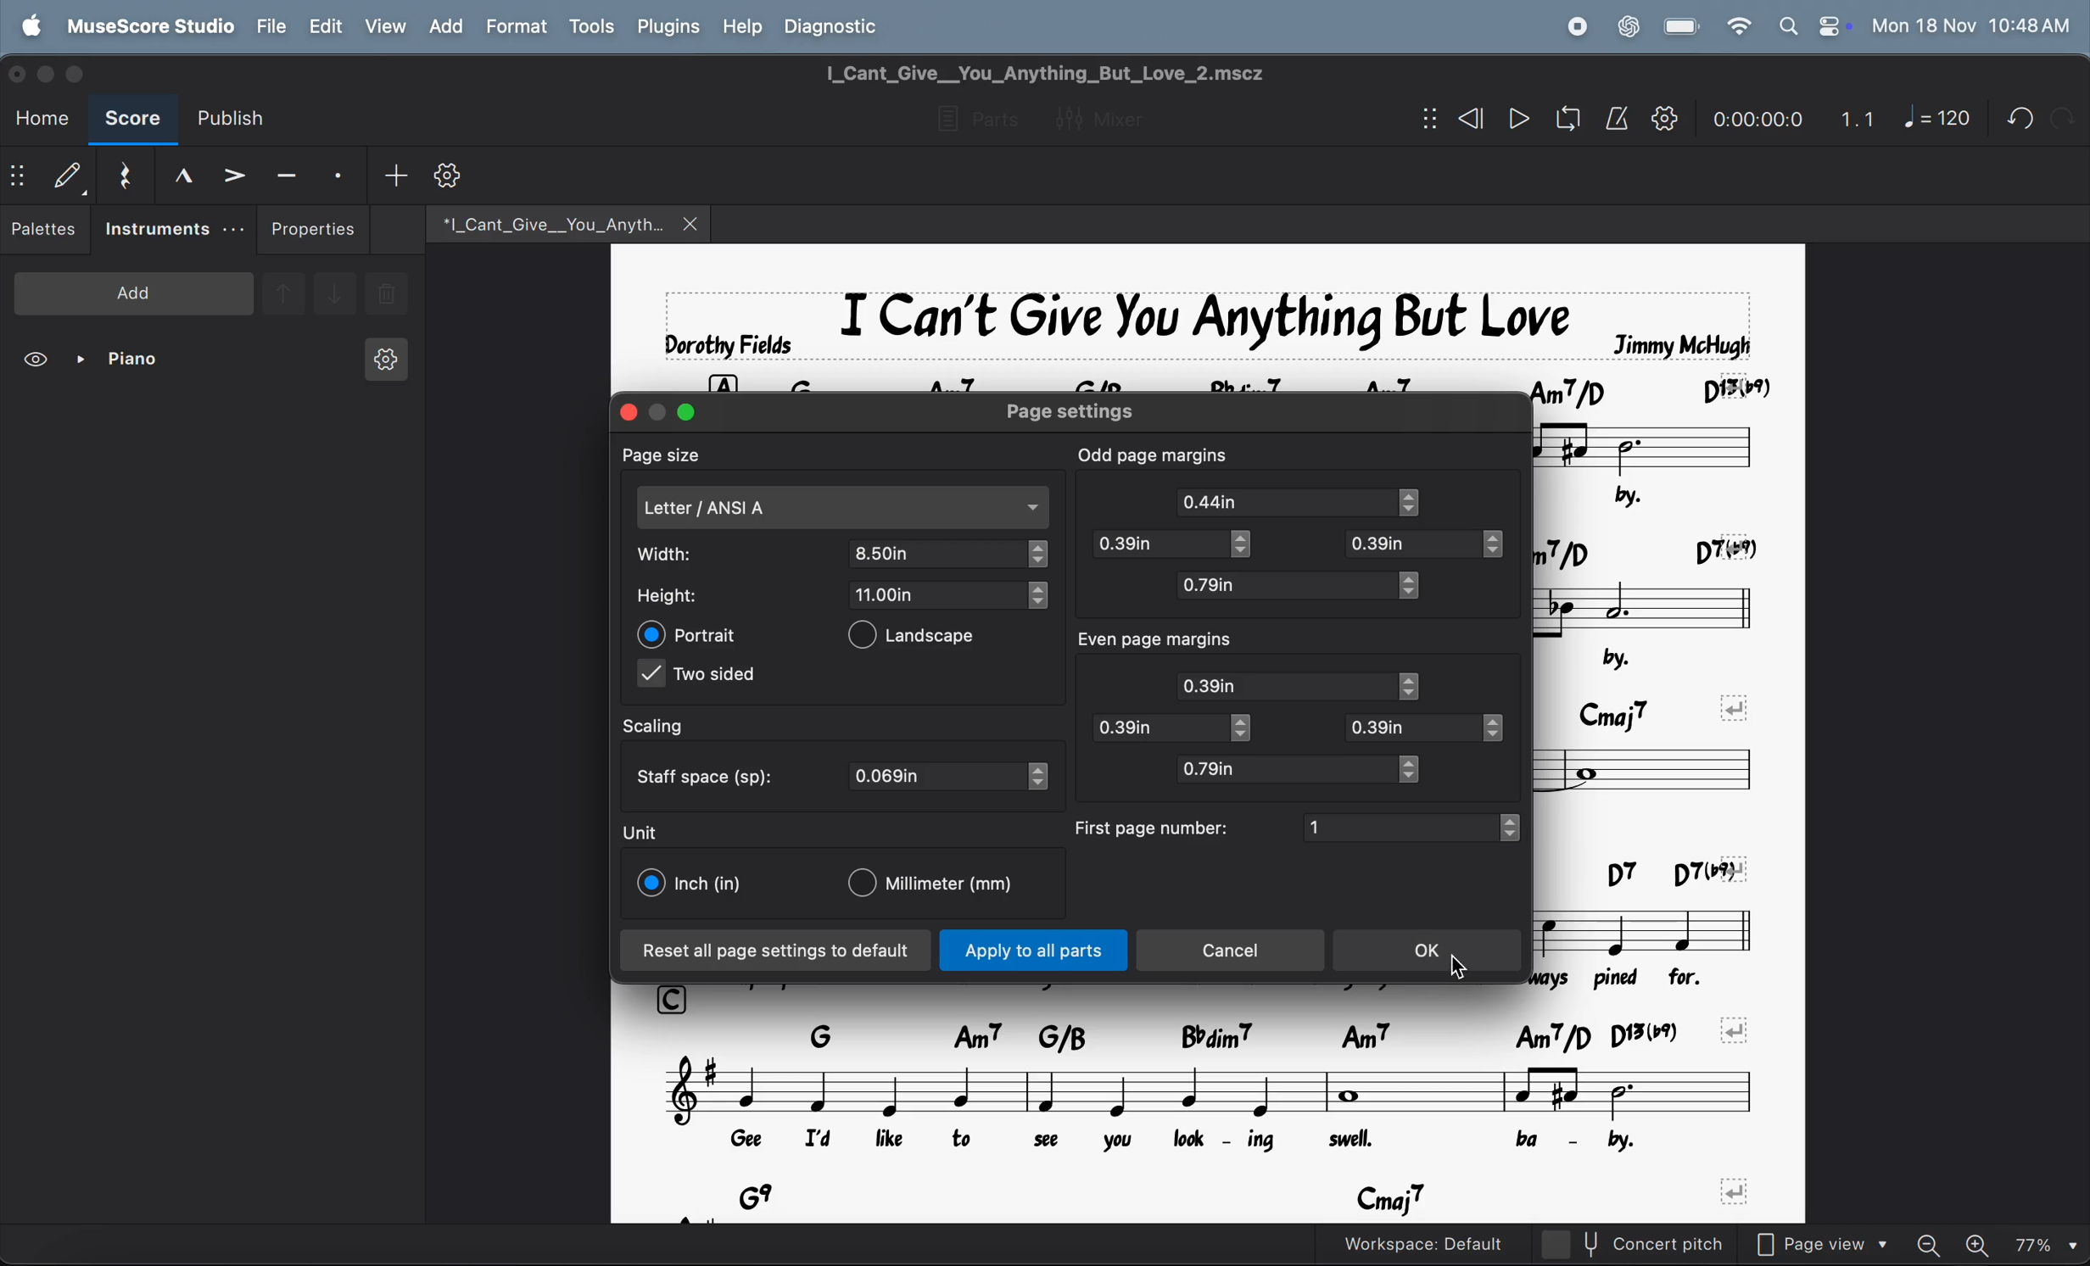  I want to click on scaling, so click(671, 727).